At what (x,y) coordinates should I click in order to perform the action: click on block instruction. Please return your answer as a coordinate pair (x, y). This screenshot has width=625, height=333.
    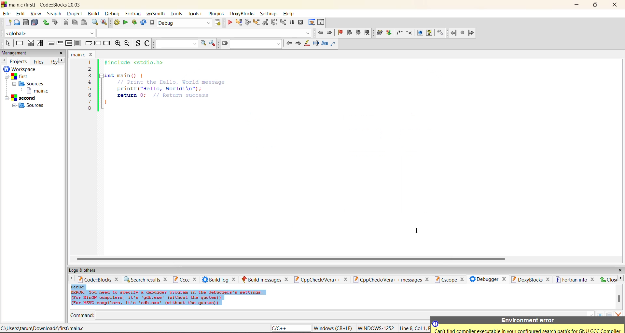
    Looking at the image, I should click on (78, 43).